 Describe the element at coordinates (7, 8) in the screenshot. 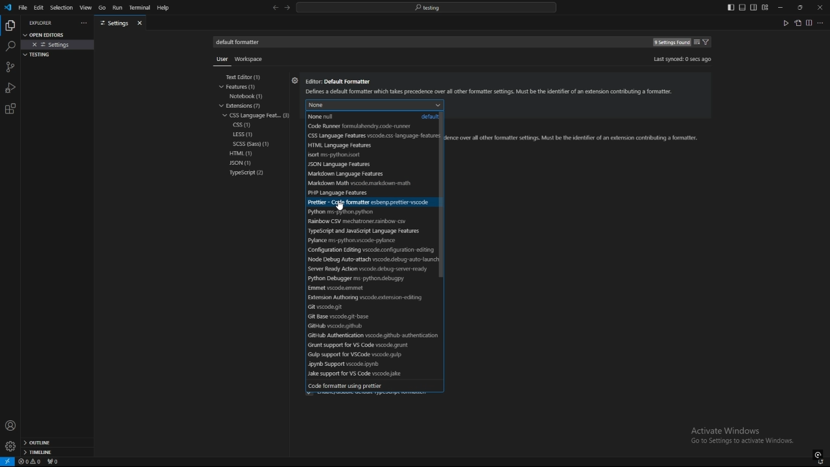

I see `vscode` at that location.